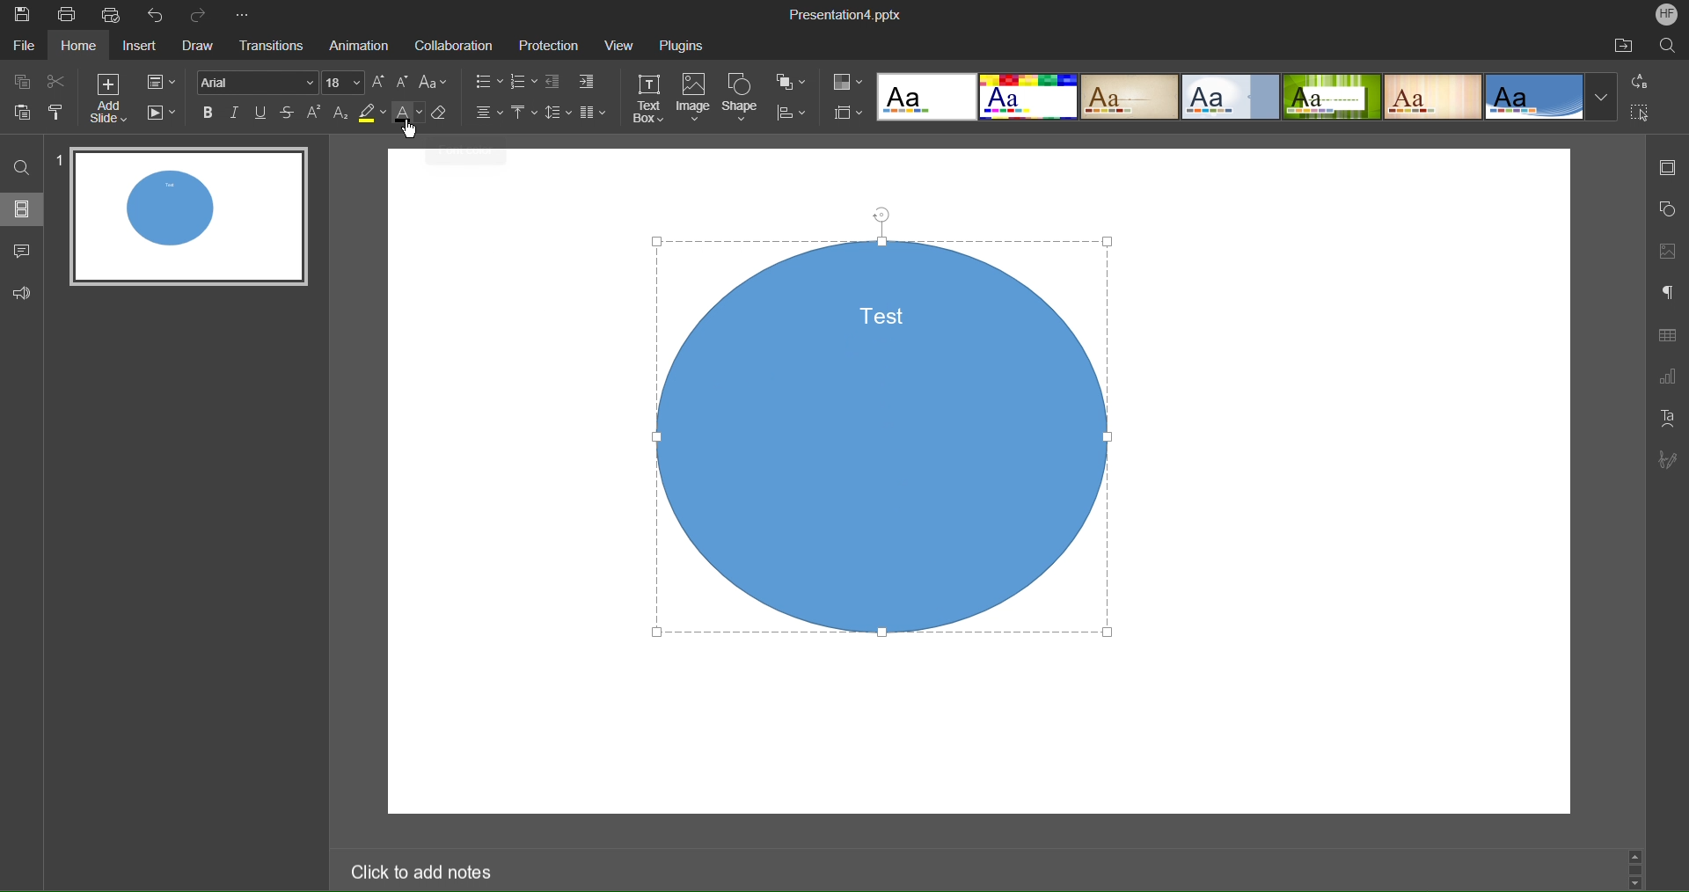 The width and height of the screenshot is (1689, 892). What do you see at coordinates (408, 115) in the screenshot?
I see `Text Color` at bounding box center [408, 115].